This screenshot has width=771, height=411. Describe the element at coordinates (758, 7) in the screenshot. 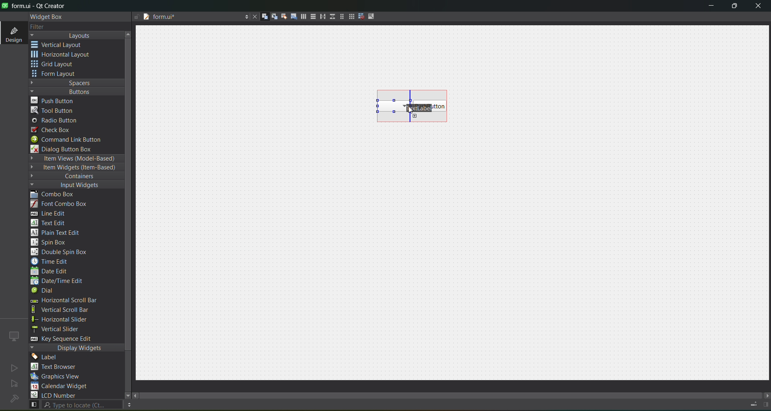

I see `close` at that location.